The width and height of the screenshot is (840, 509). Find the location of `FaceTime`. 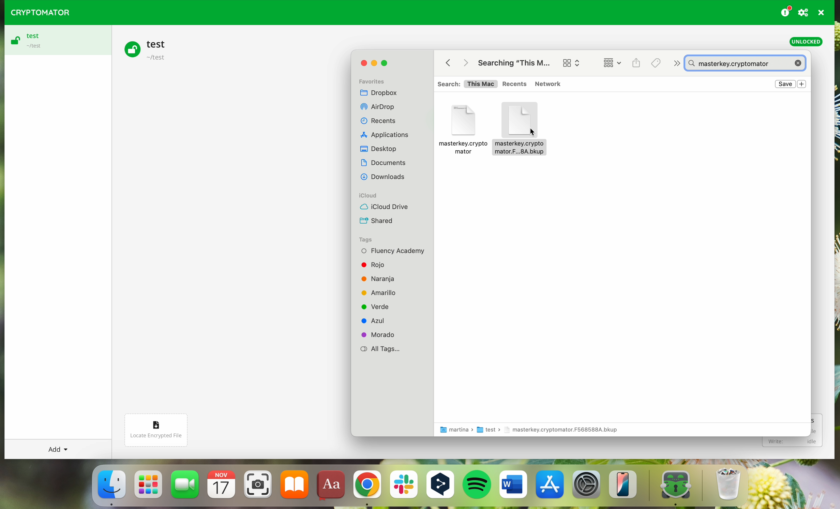

FaceTime is located at coordinates (186, 487).